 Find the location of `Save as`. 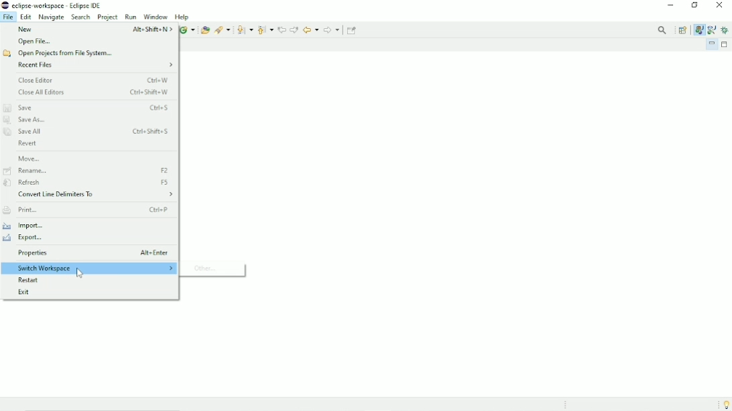

Save as is located at coordinates (28, 120).